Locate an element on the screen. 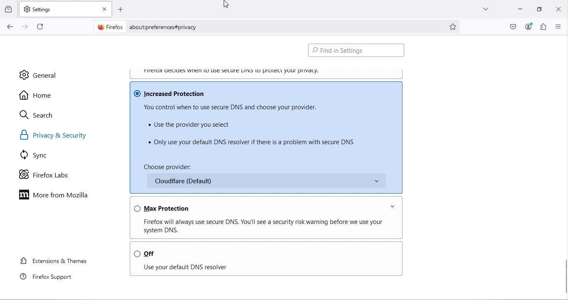 The height and width of the screenshot is (300, 568). Go back one page is located at coordinates (9, 27).